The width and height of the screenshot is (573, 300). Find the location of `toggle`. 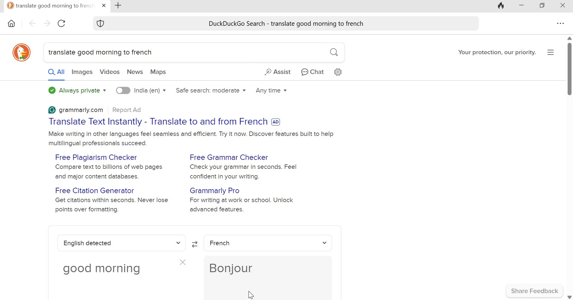

toggle is located at coordinates (123, 91).